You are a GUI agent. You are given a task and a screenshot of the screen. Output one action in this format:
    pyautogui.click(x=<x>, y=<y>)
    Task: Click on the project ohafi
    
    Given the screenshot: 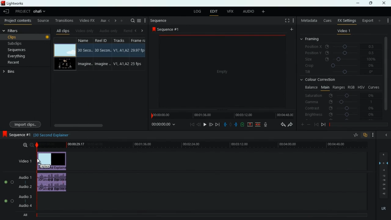 What is the action you would take?
    pyautogui.click(x=30, y=12)
    